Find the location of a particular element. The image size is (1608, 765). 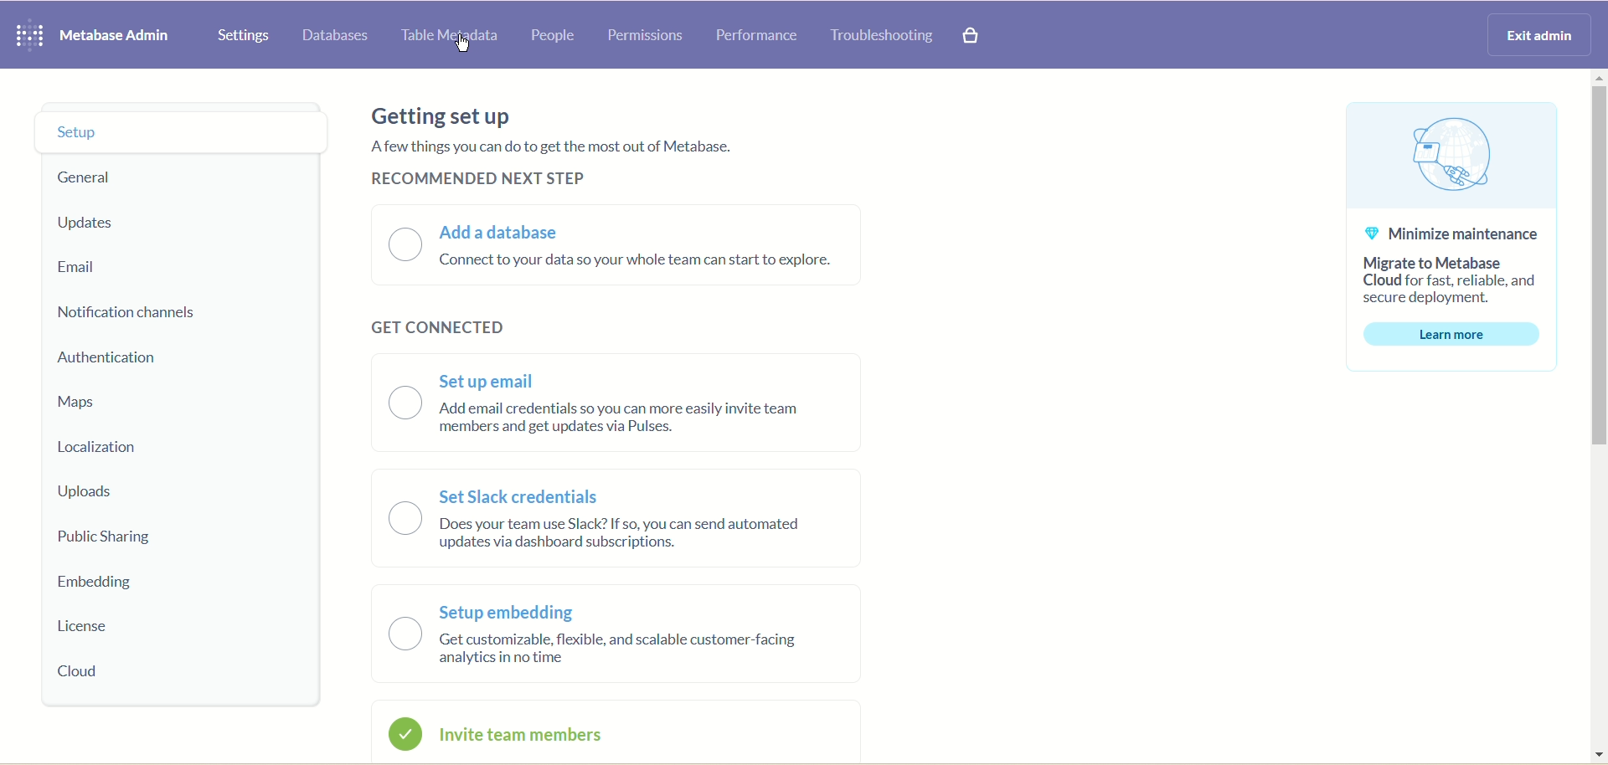

get connected is located at coordinates (444, 327).